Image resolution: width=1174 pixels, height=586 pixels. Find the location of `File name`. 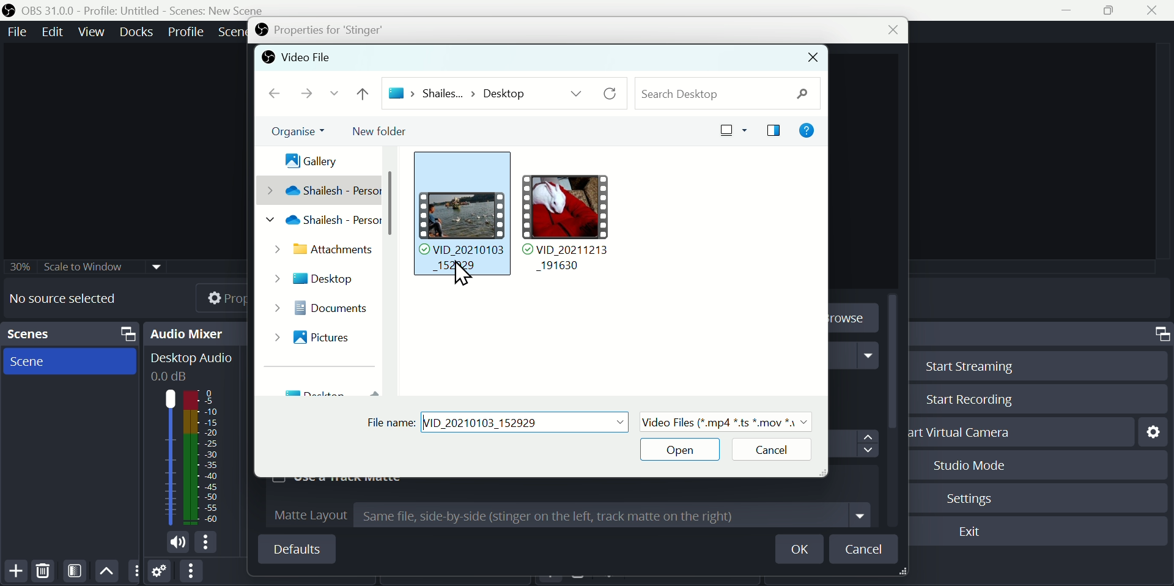

File name is located at coordinates (498, 421).